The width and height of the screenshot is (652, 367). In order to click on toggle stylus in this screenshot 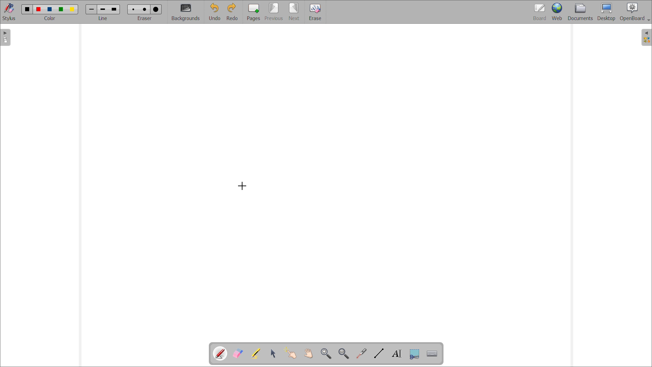, I will do `click(9, 12)`.